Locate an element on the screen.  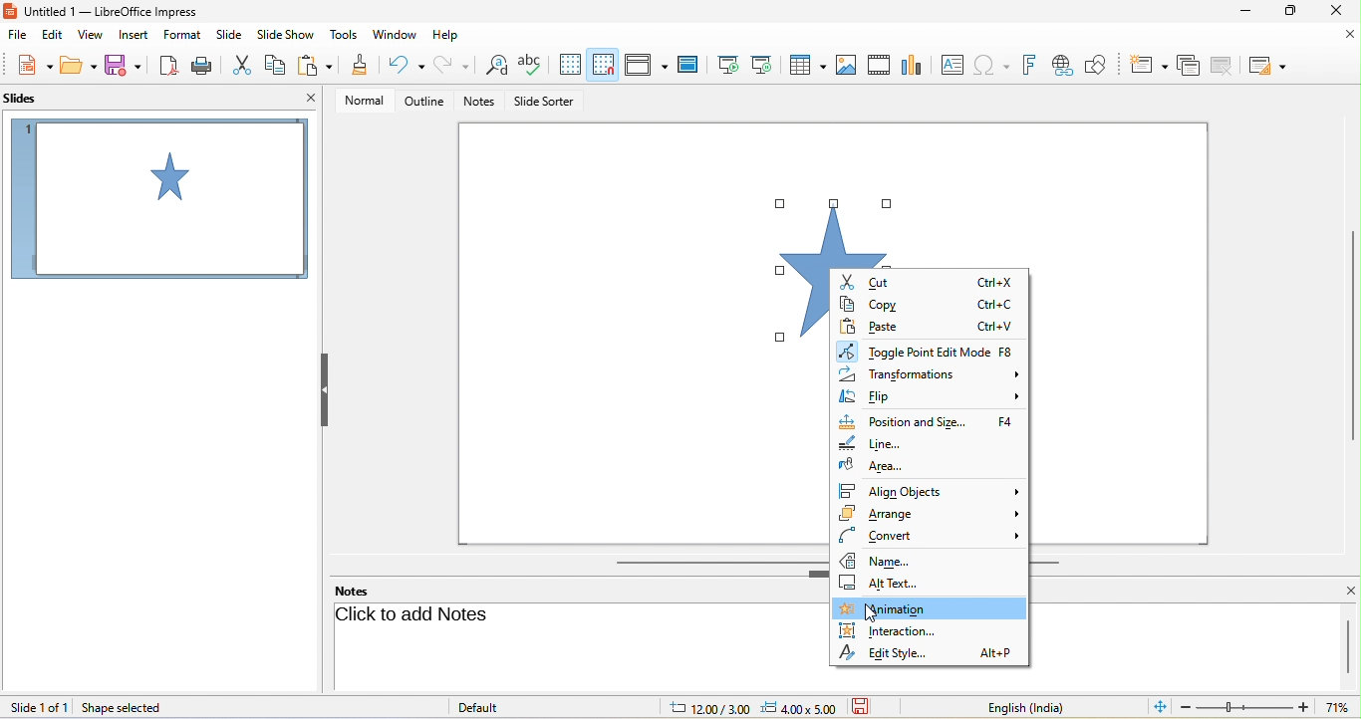
line is located at coordinates (879, 443).